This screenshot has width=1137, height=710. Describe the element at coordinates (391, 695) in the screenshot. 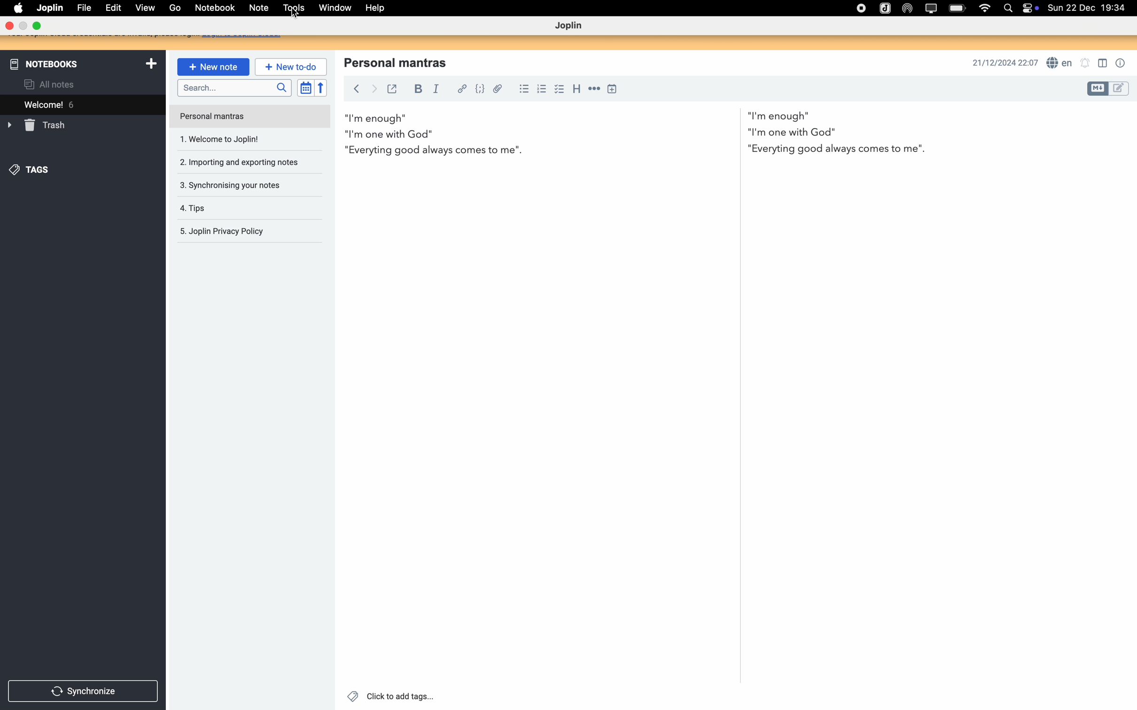

I see `click to add tags` at that location.